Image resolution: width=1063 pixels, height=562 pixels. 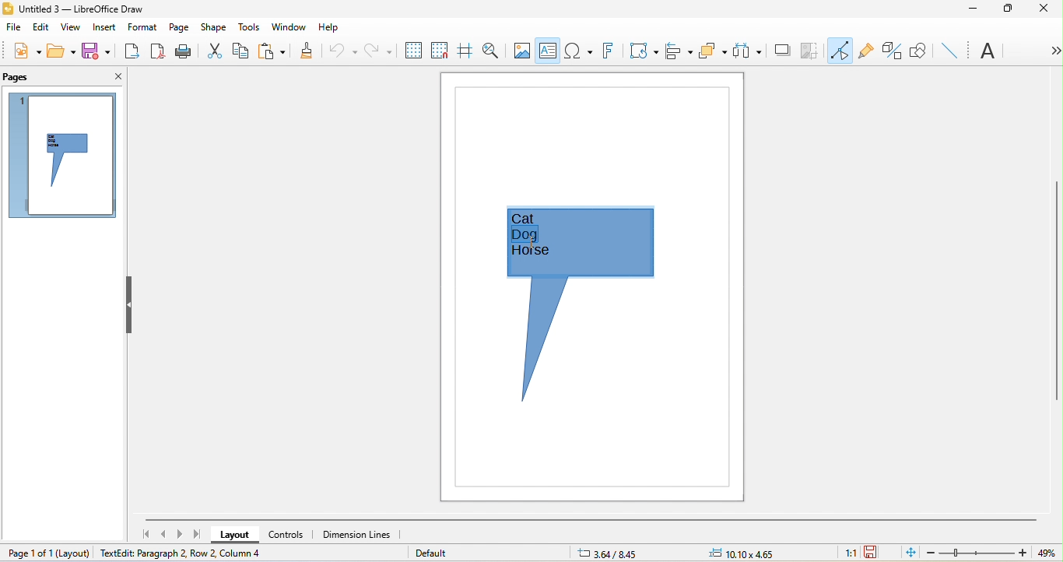 I want to click on close, so click(x=114, y=75).